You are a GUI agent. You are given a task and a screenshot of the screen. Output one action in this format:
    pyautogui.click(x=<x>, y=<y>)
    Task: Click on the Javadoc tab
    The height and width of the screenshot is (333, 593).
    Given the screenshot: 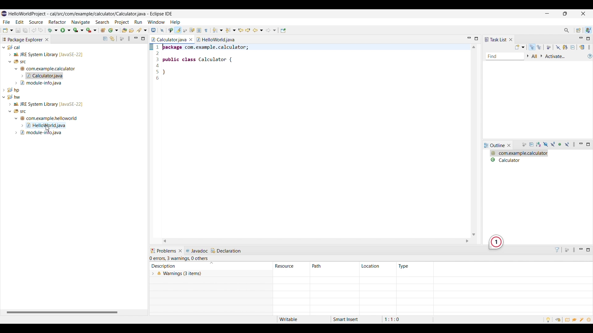 What is the action you would take?
    pyautogui.click(x=197, y=251)
    